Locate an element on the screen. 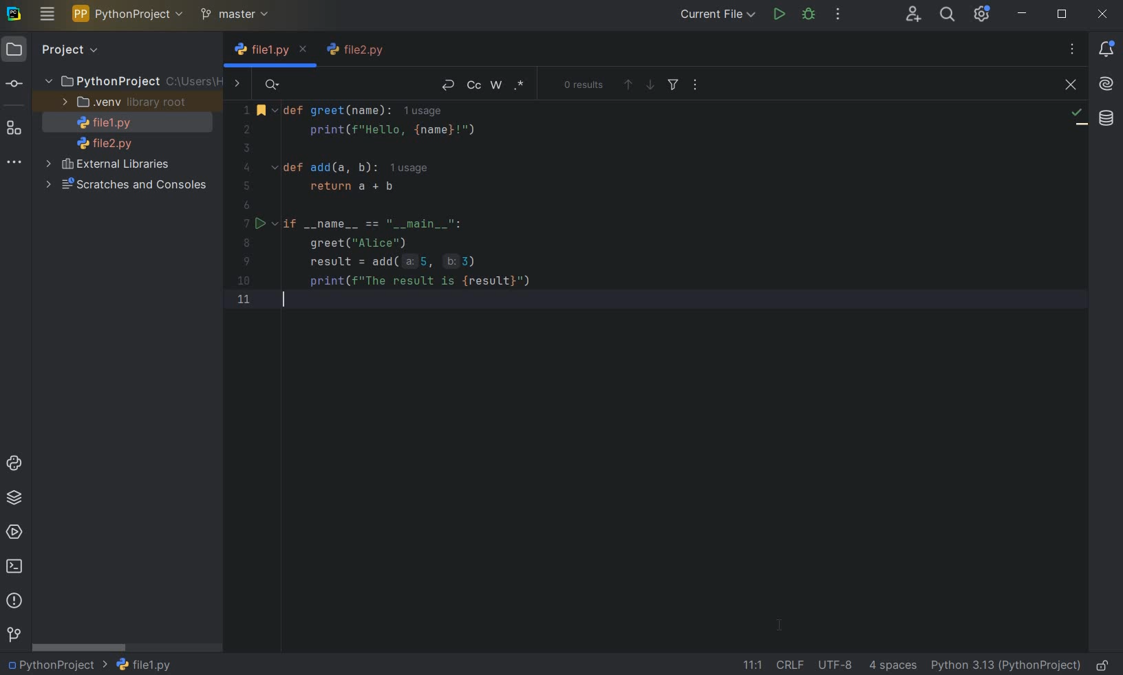  DEBUG is located at coordinates (810, 15).